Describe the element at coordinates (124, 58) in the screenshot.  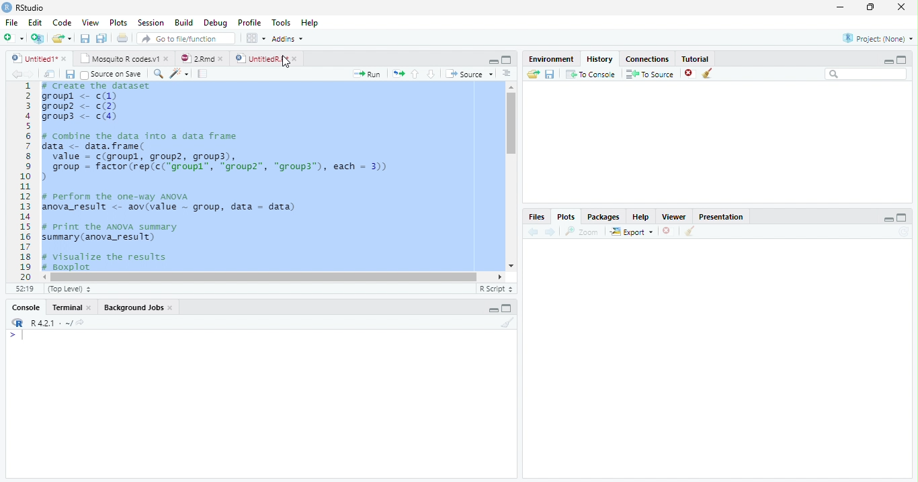
I see `Mosquito R codes` at that location.